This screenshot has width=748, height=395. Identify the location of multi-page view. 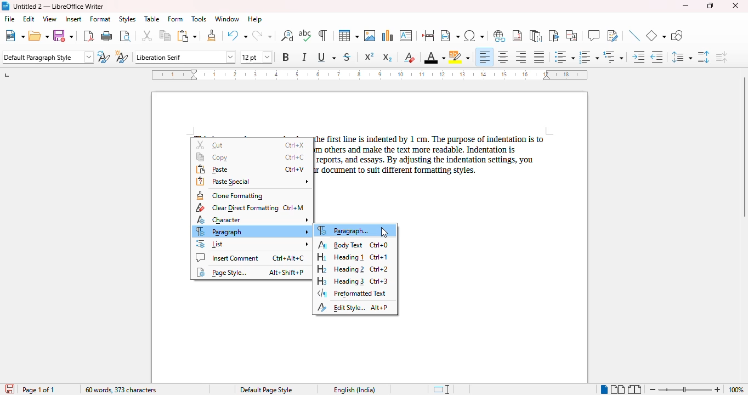
(618, 389).